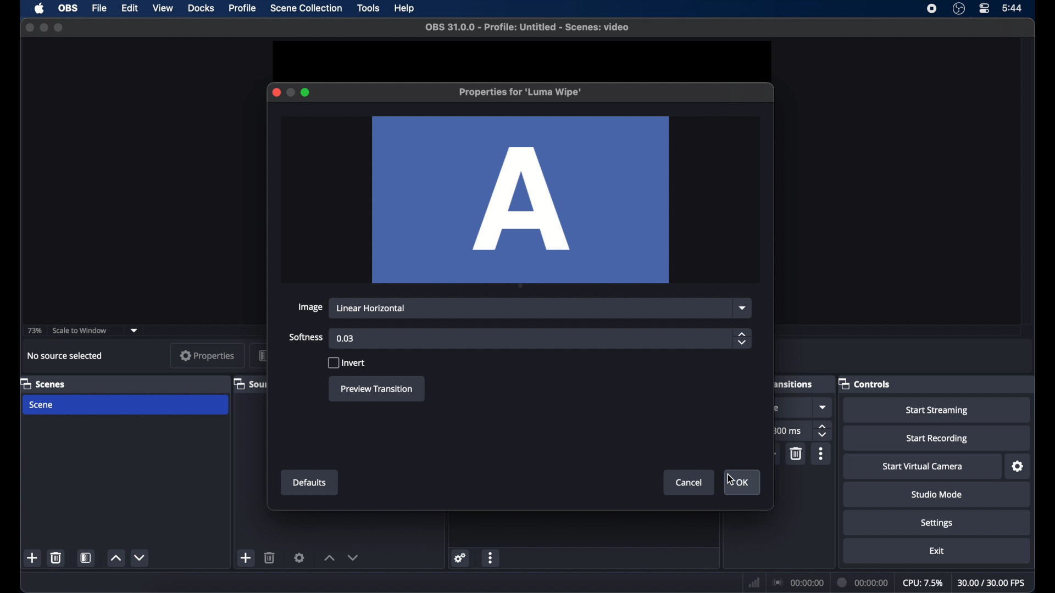  I want to click on add, so click(32, 557).